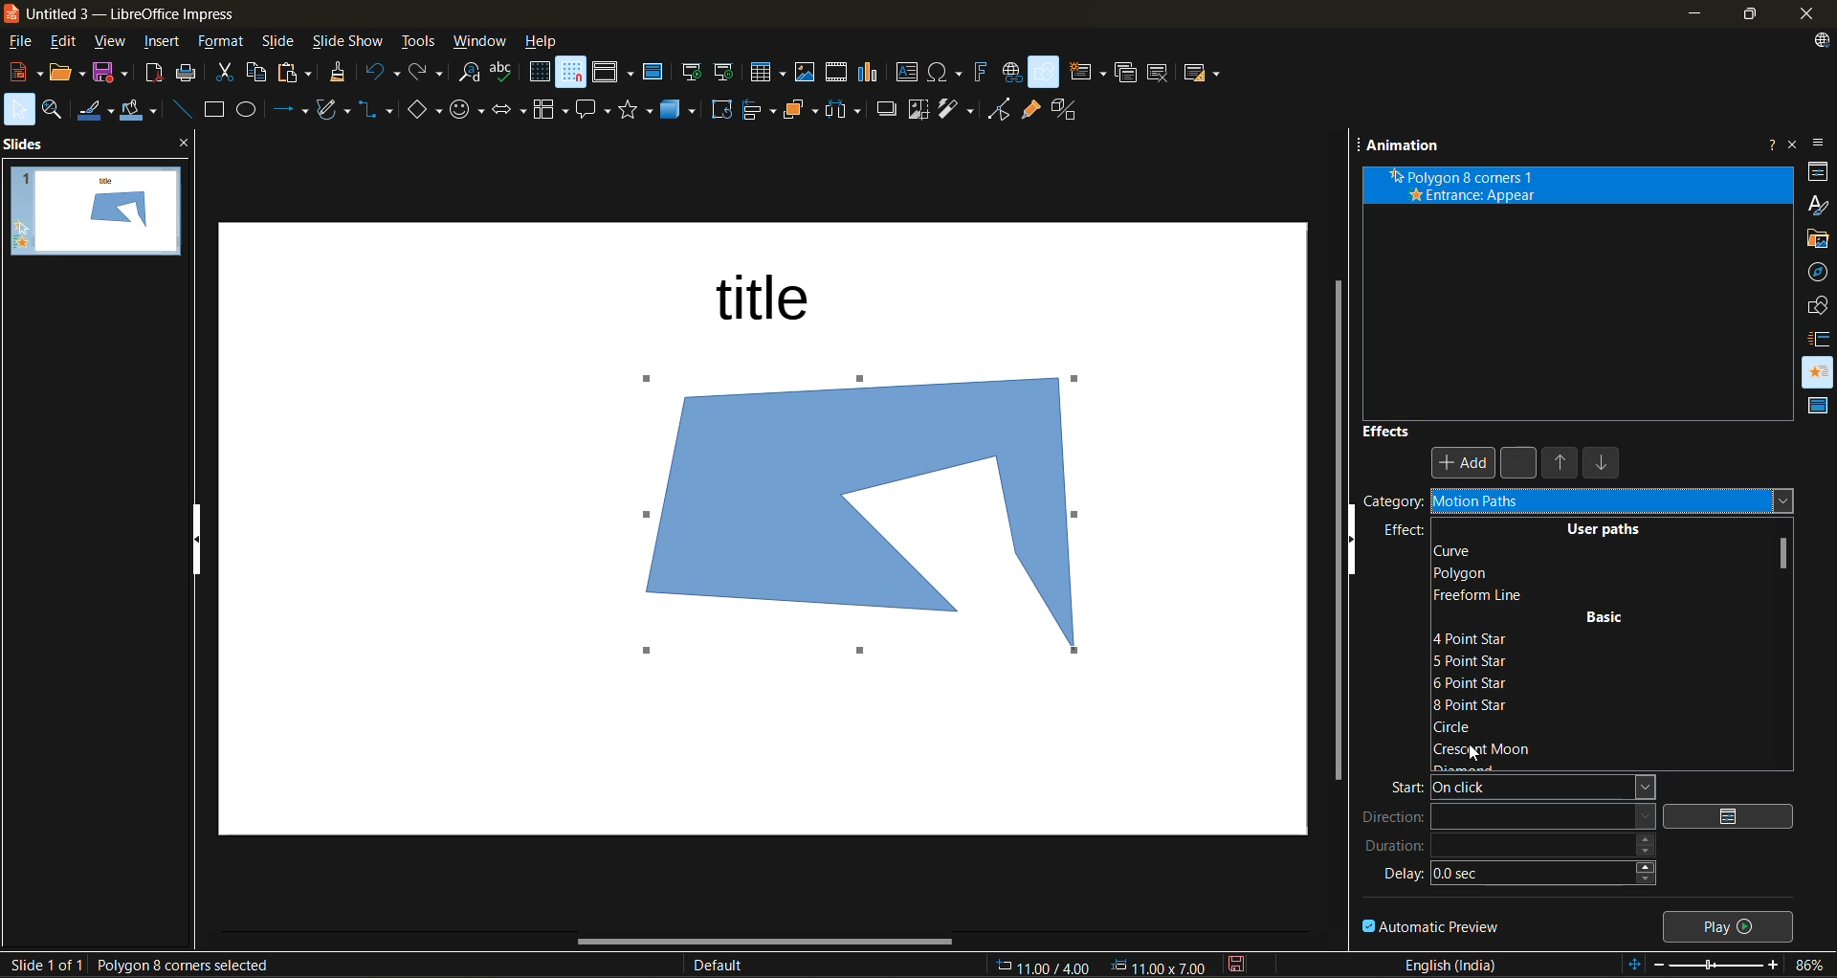 The image size is (1837, 978). Describe the element at coordinates (21, 109) in the screenshot. I see `select` at that location.